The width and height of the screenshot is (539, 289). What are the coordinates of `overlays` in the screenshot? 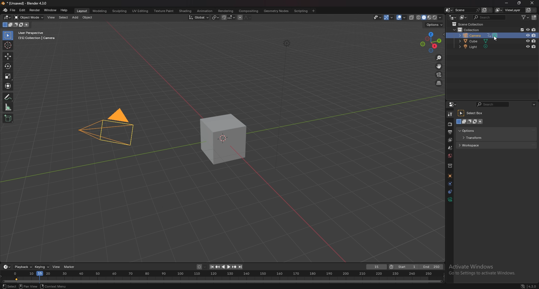 It's located at (402, 18).